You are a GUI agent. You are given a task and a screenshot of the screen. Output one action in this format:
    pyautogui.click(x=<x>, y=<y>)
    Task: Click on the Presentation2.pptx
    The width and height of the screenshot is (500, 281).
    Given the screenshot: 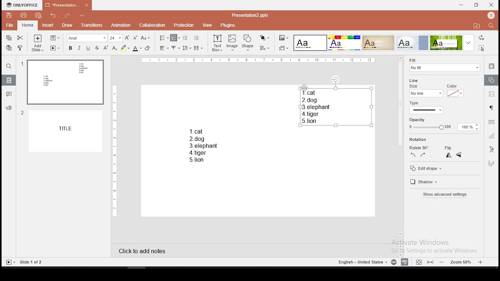 What is the action you would take?
    pyautogui.click(x=253, y=15)
    